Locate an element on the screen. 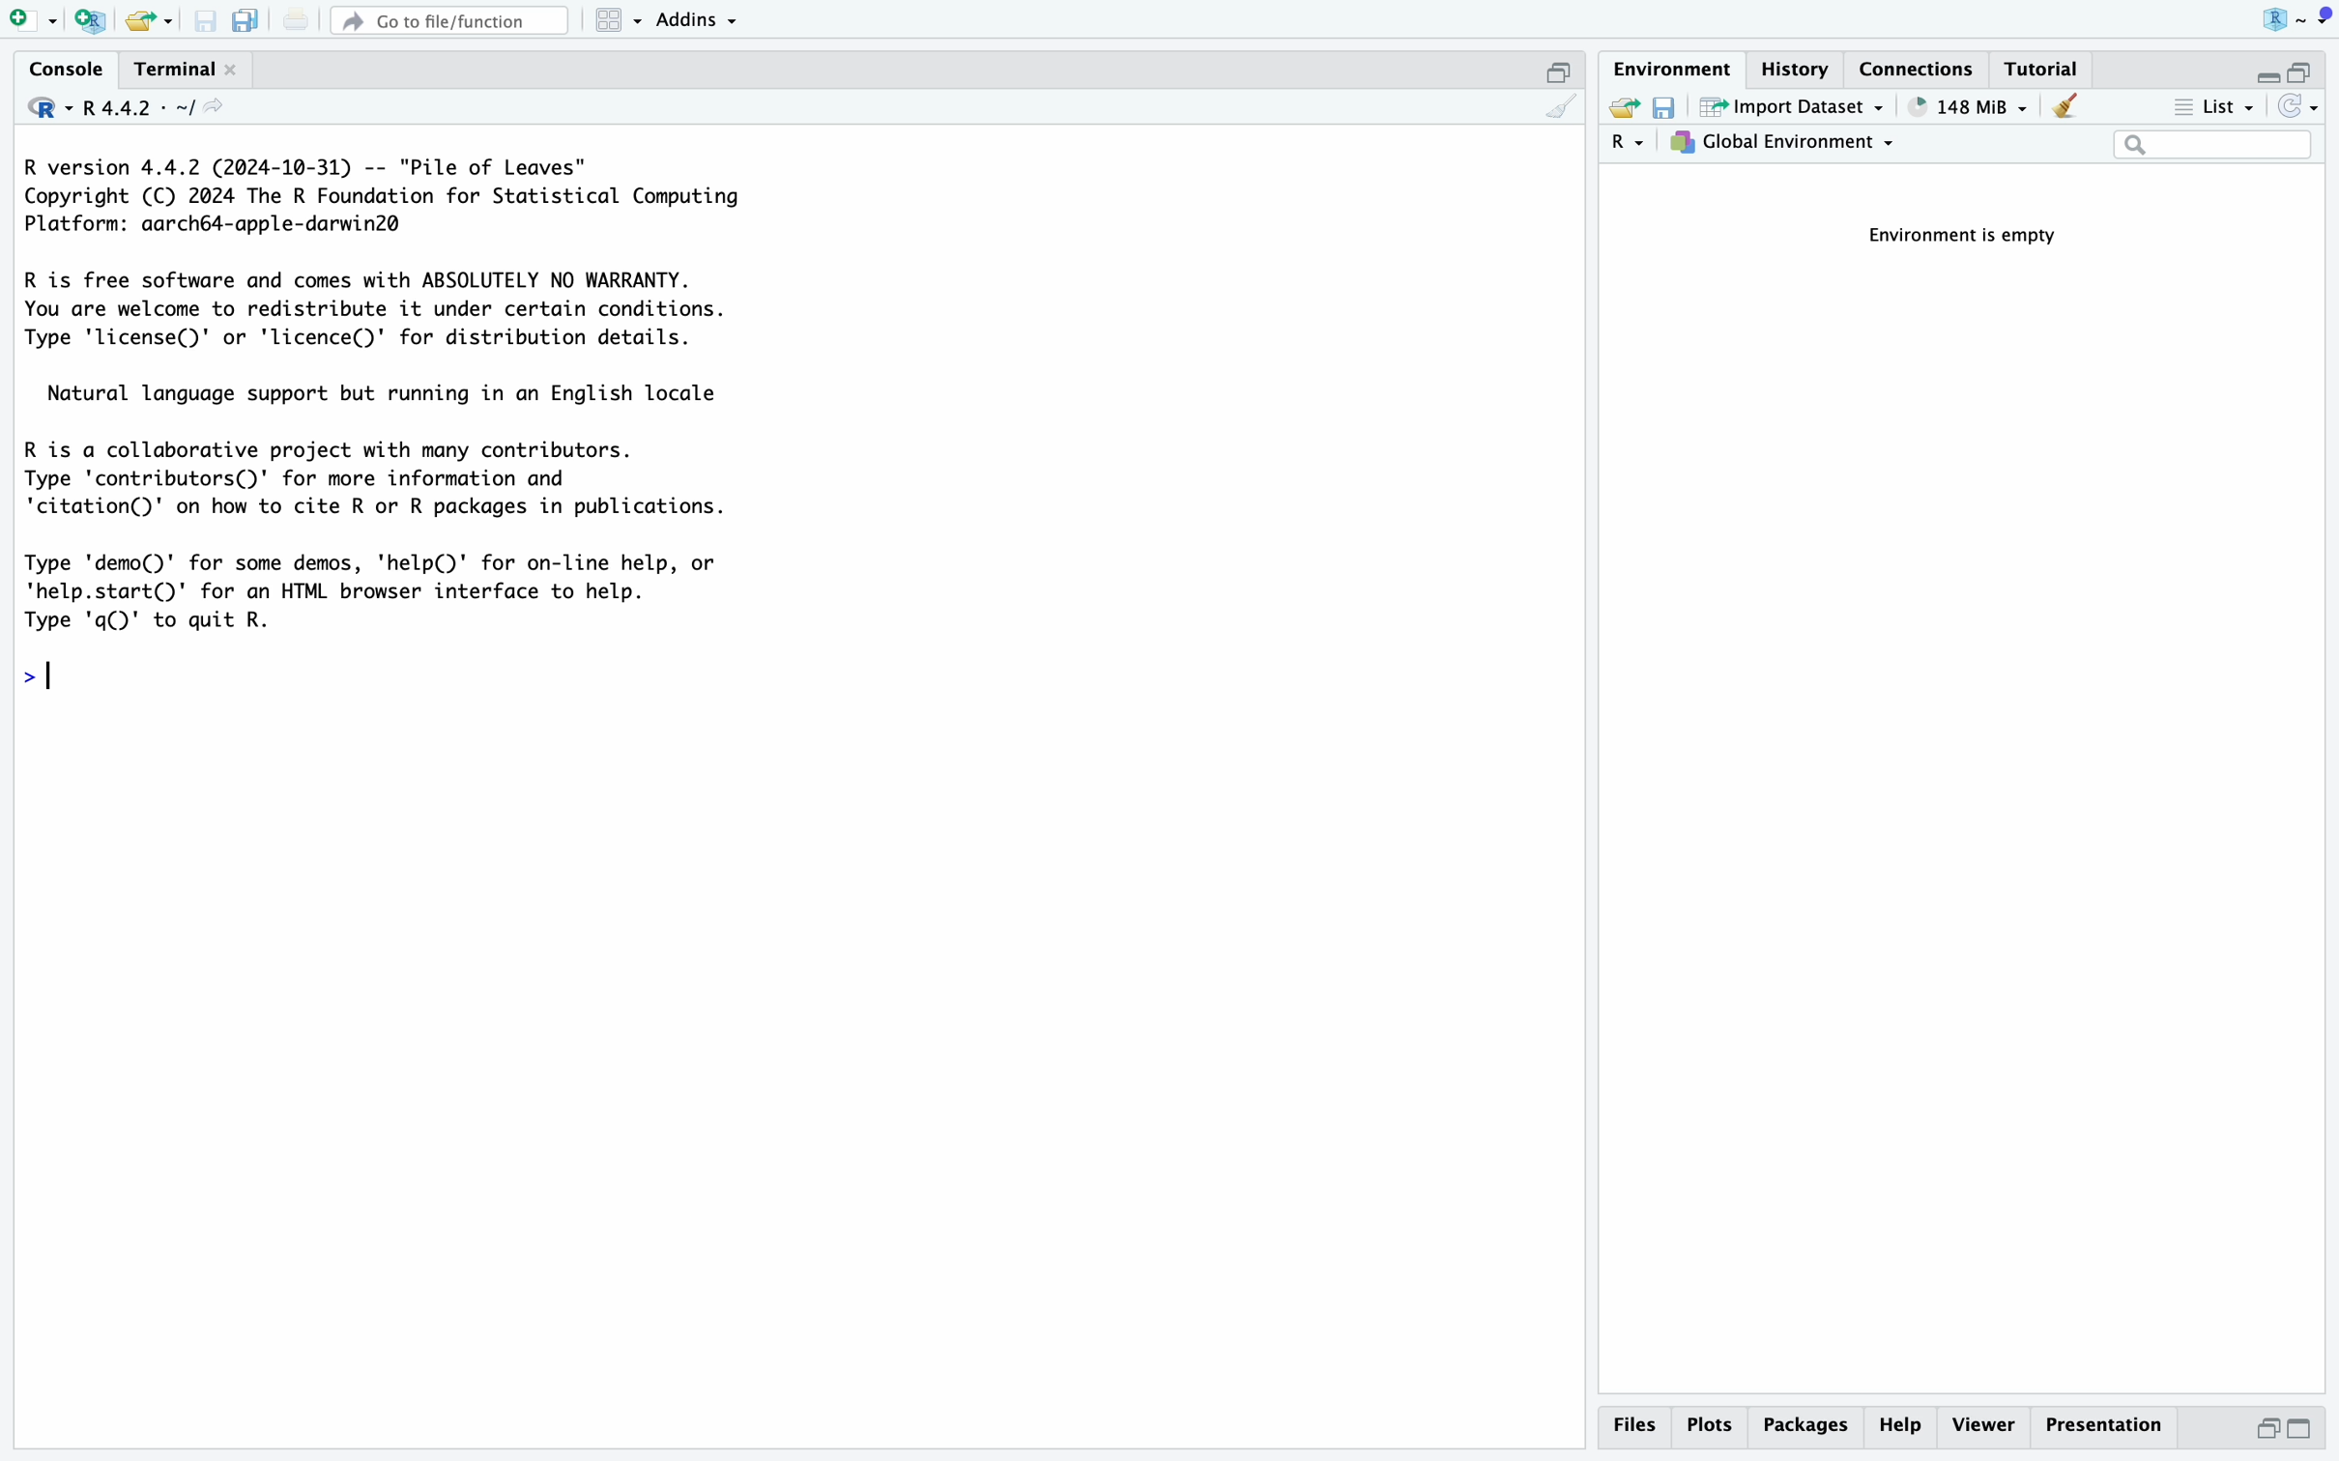 This screenshot has width=2339, height=1461. plots is located at coordinates (1710, 1425).